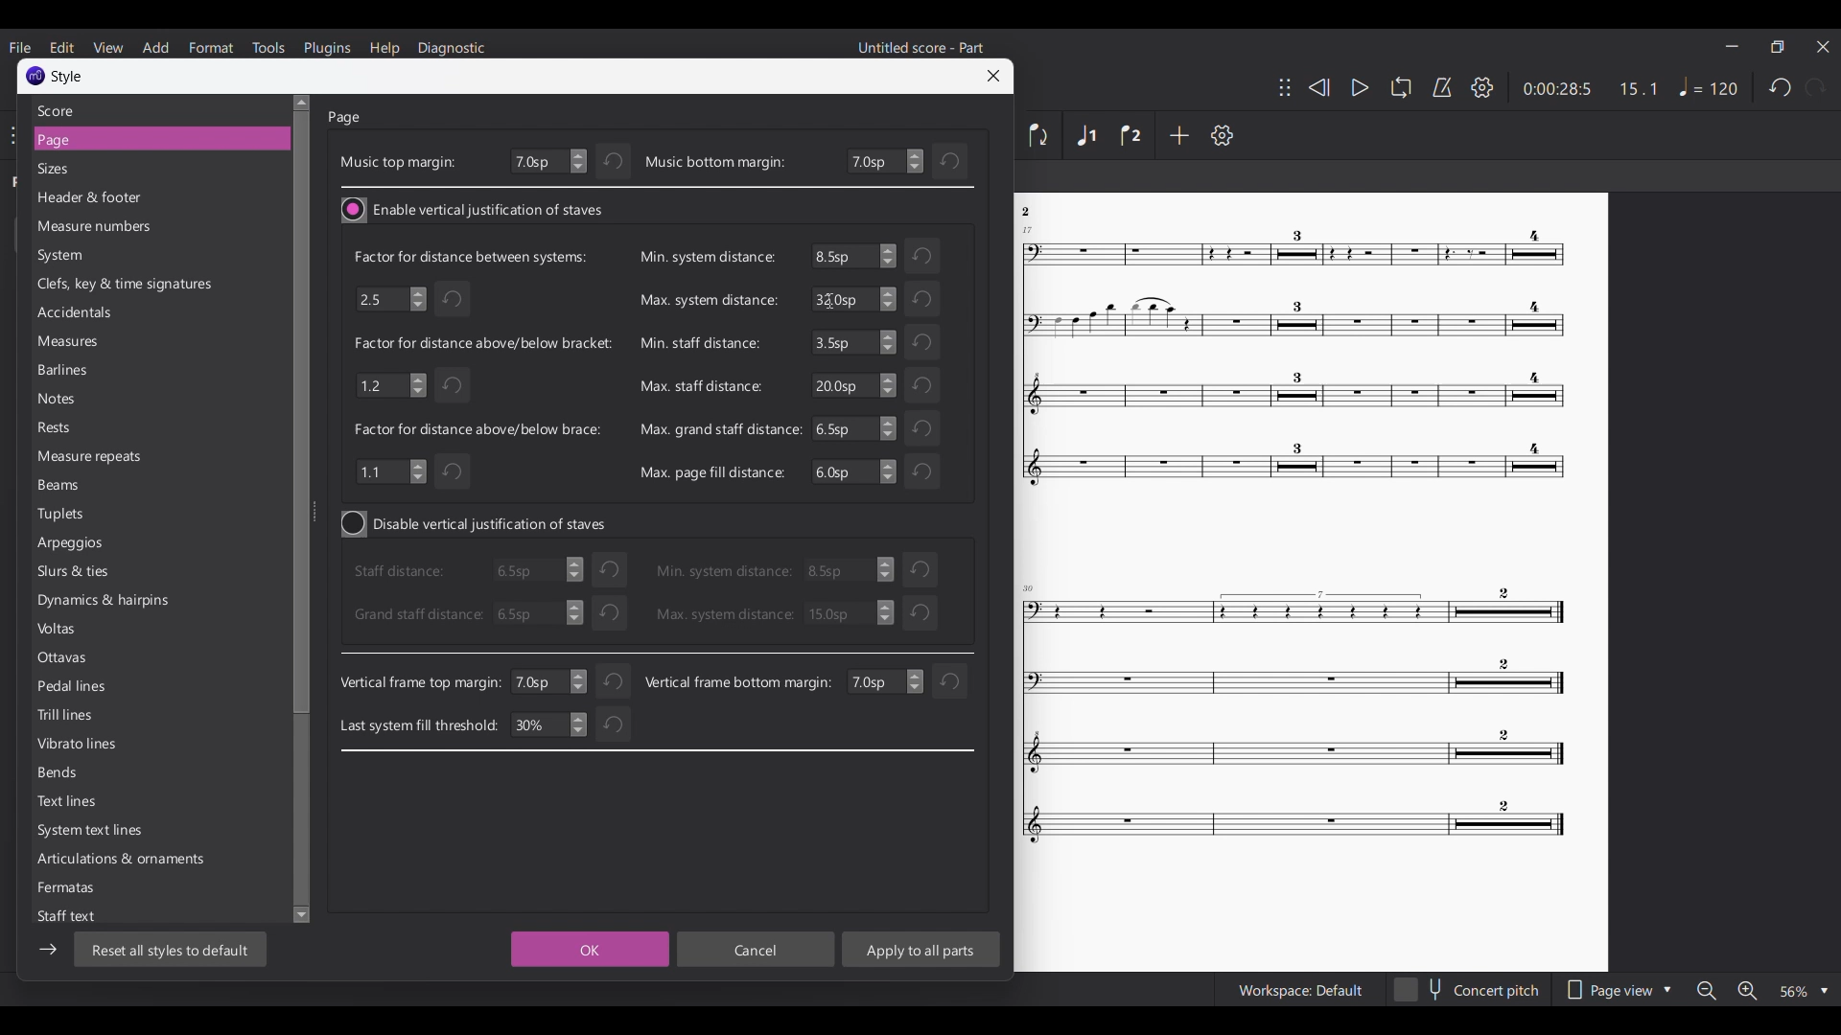 Image resolution: width=1841 pixels, height=1035 pixels. Describe the element at coordinates (729, 615) in the screenshot. I see `Max. system distance` at that location.